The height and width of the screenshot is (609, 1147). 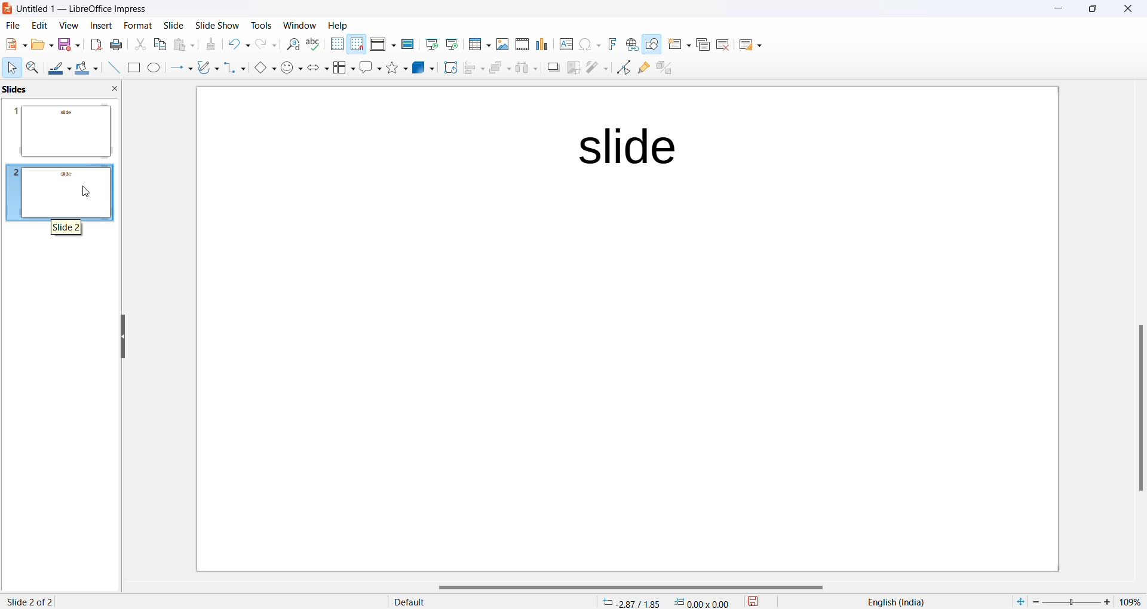 I want to click on dimension 0.00*0.00, so click(x=705, y=602).